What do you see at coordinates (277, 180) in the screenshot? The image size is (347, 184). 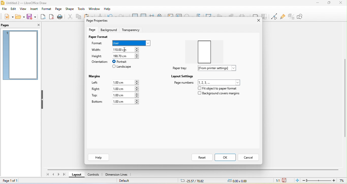 I see `1:1` at bounding box center [277, 180].